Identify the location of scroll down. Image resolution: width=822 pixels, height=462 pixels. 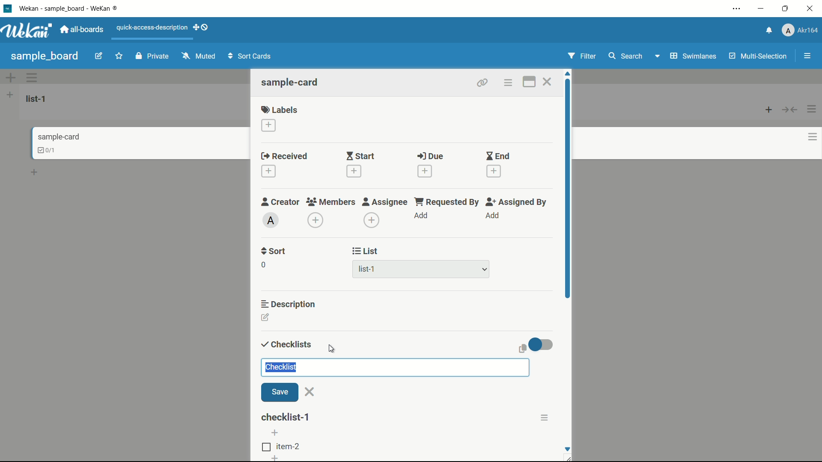
(567, 449).